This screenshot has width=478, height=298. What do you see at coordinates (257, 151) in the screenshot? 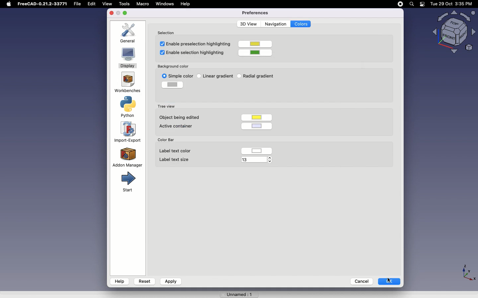
I see `color` at bounding box center [257, 151].